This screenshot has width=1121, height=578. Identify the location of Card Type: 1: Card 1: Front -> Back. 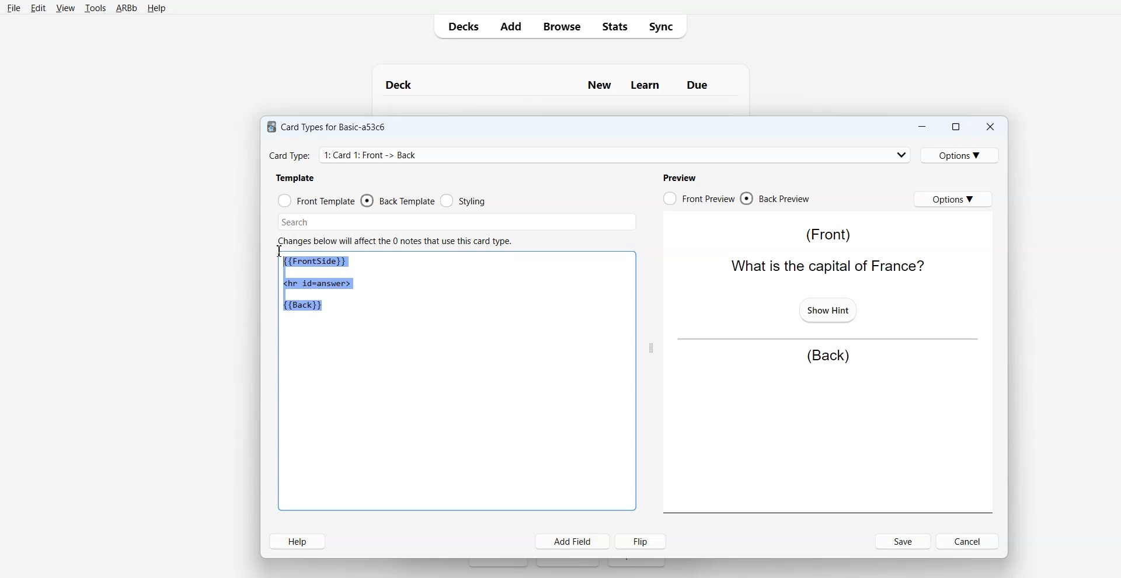
(375, 155).